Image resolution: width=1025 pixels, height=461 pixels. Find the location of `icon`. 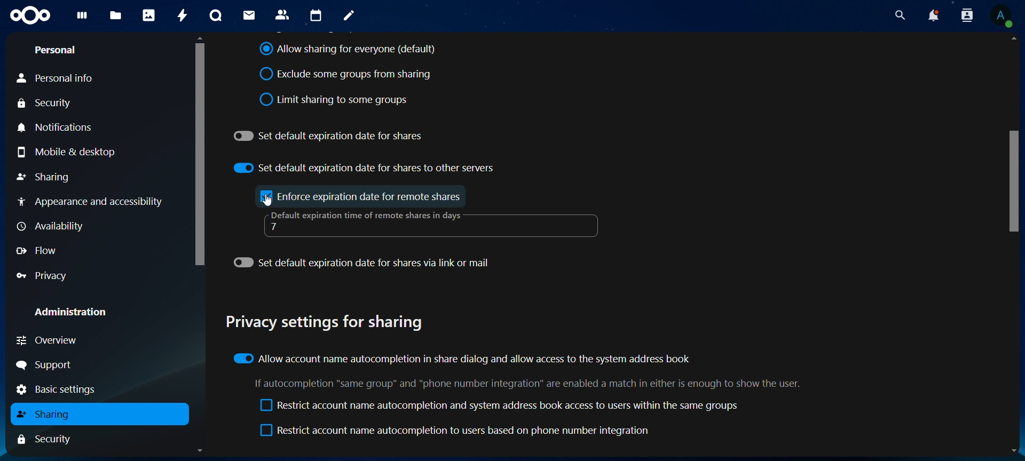

icon is located at coordinates (33, 15).